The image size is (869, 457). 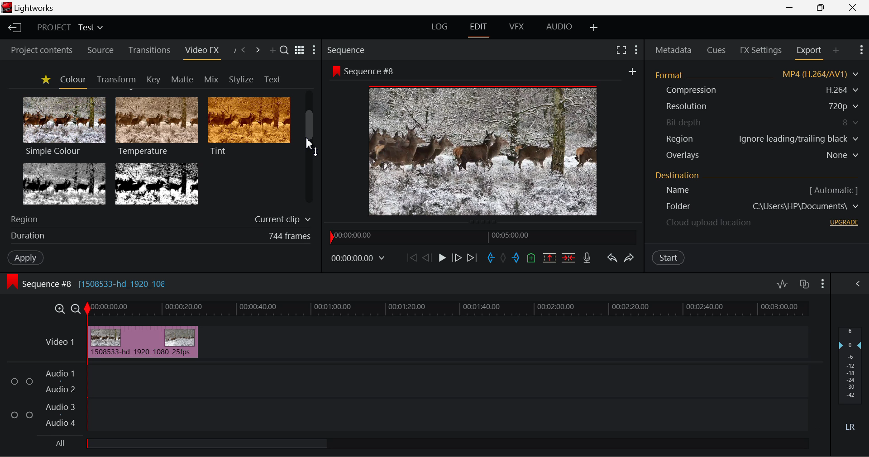 I want to click on 744 frames, so click(x=290, y=236).